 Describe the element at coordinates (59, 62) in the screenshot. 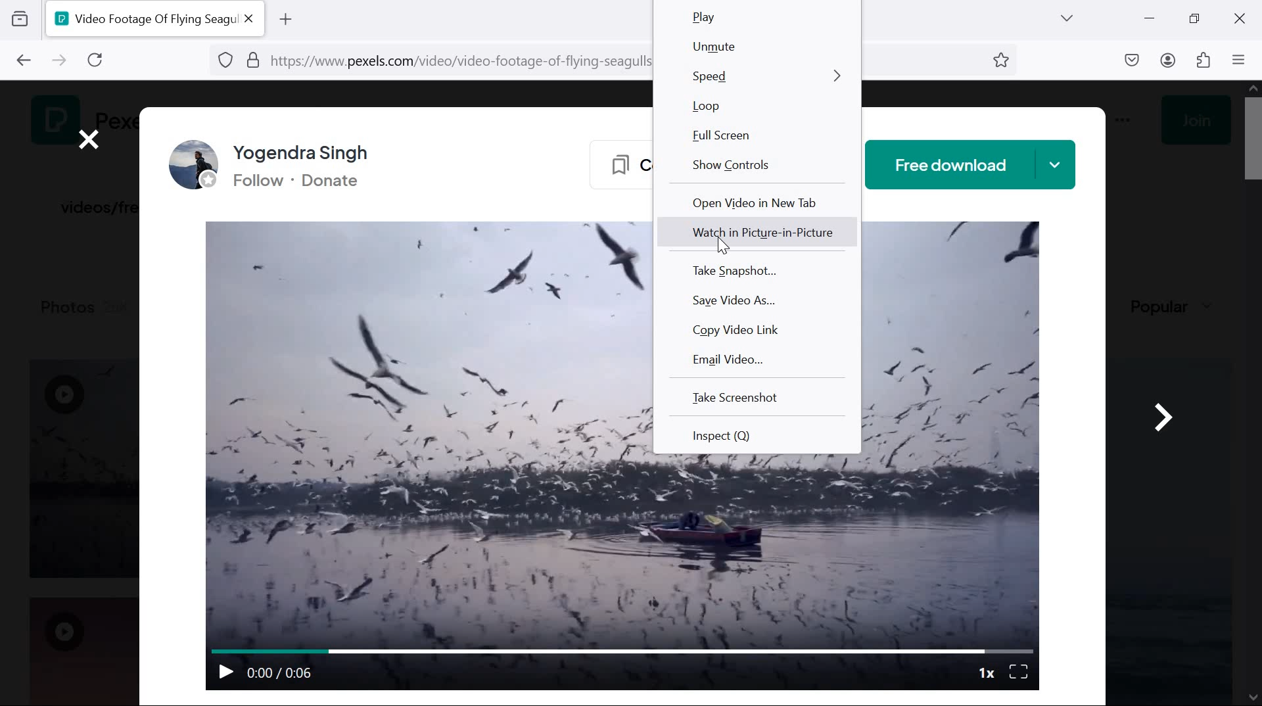

I see `go to next page` at that location.